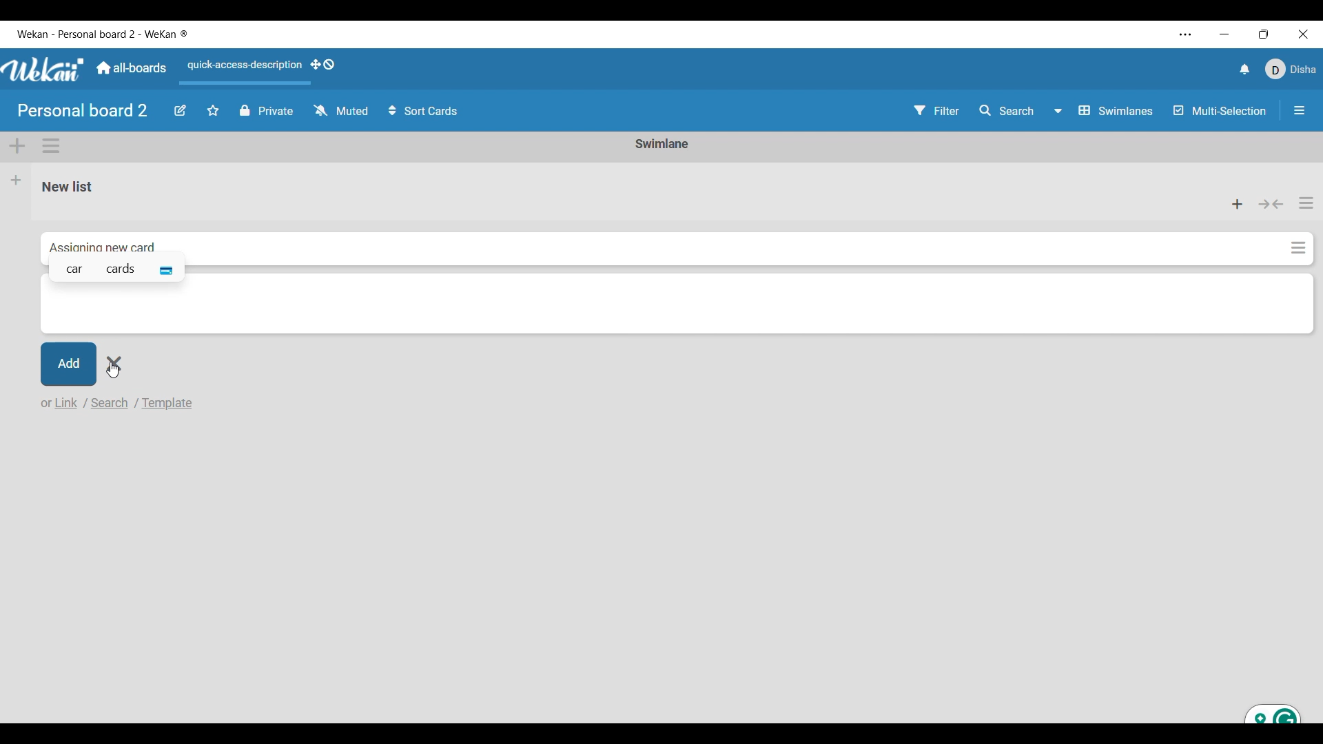  Describe the element at coordinates (1105, 111) in the screenshot. I see `Boardview options` at that location.